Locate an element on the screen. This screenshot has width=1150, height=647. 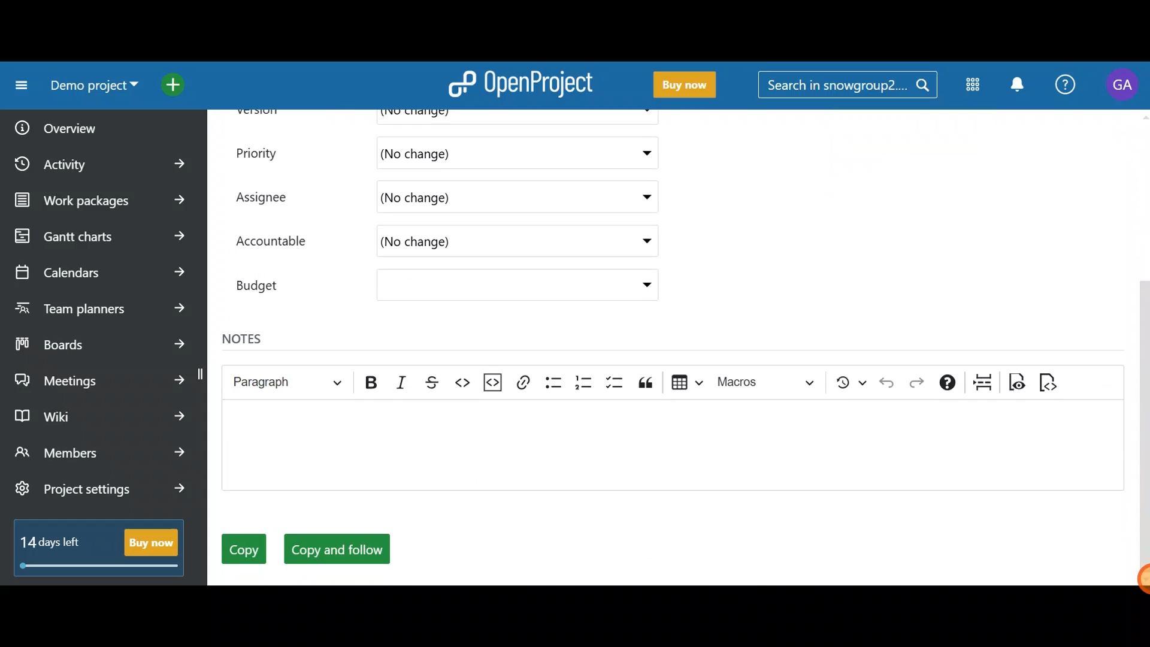
Bold is located at coordinates (374, 384).